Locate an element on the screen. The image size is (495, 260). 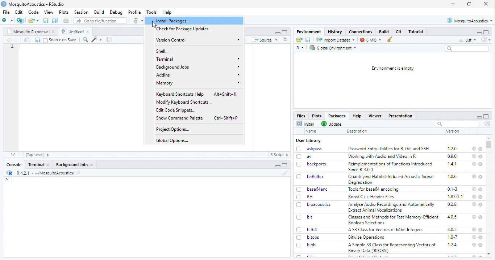
close is located at coordinates (481, 205).